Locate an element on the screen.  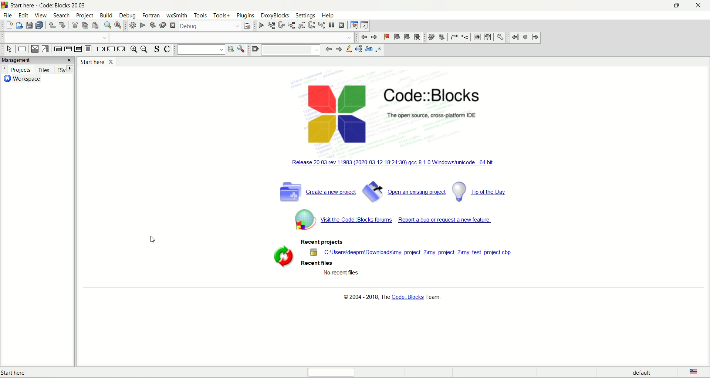
logo is located at coordinates (340, 115).